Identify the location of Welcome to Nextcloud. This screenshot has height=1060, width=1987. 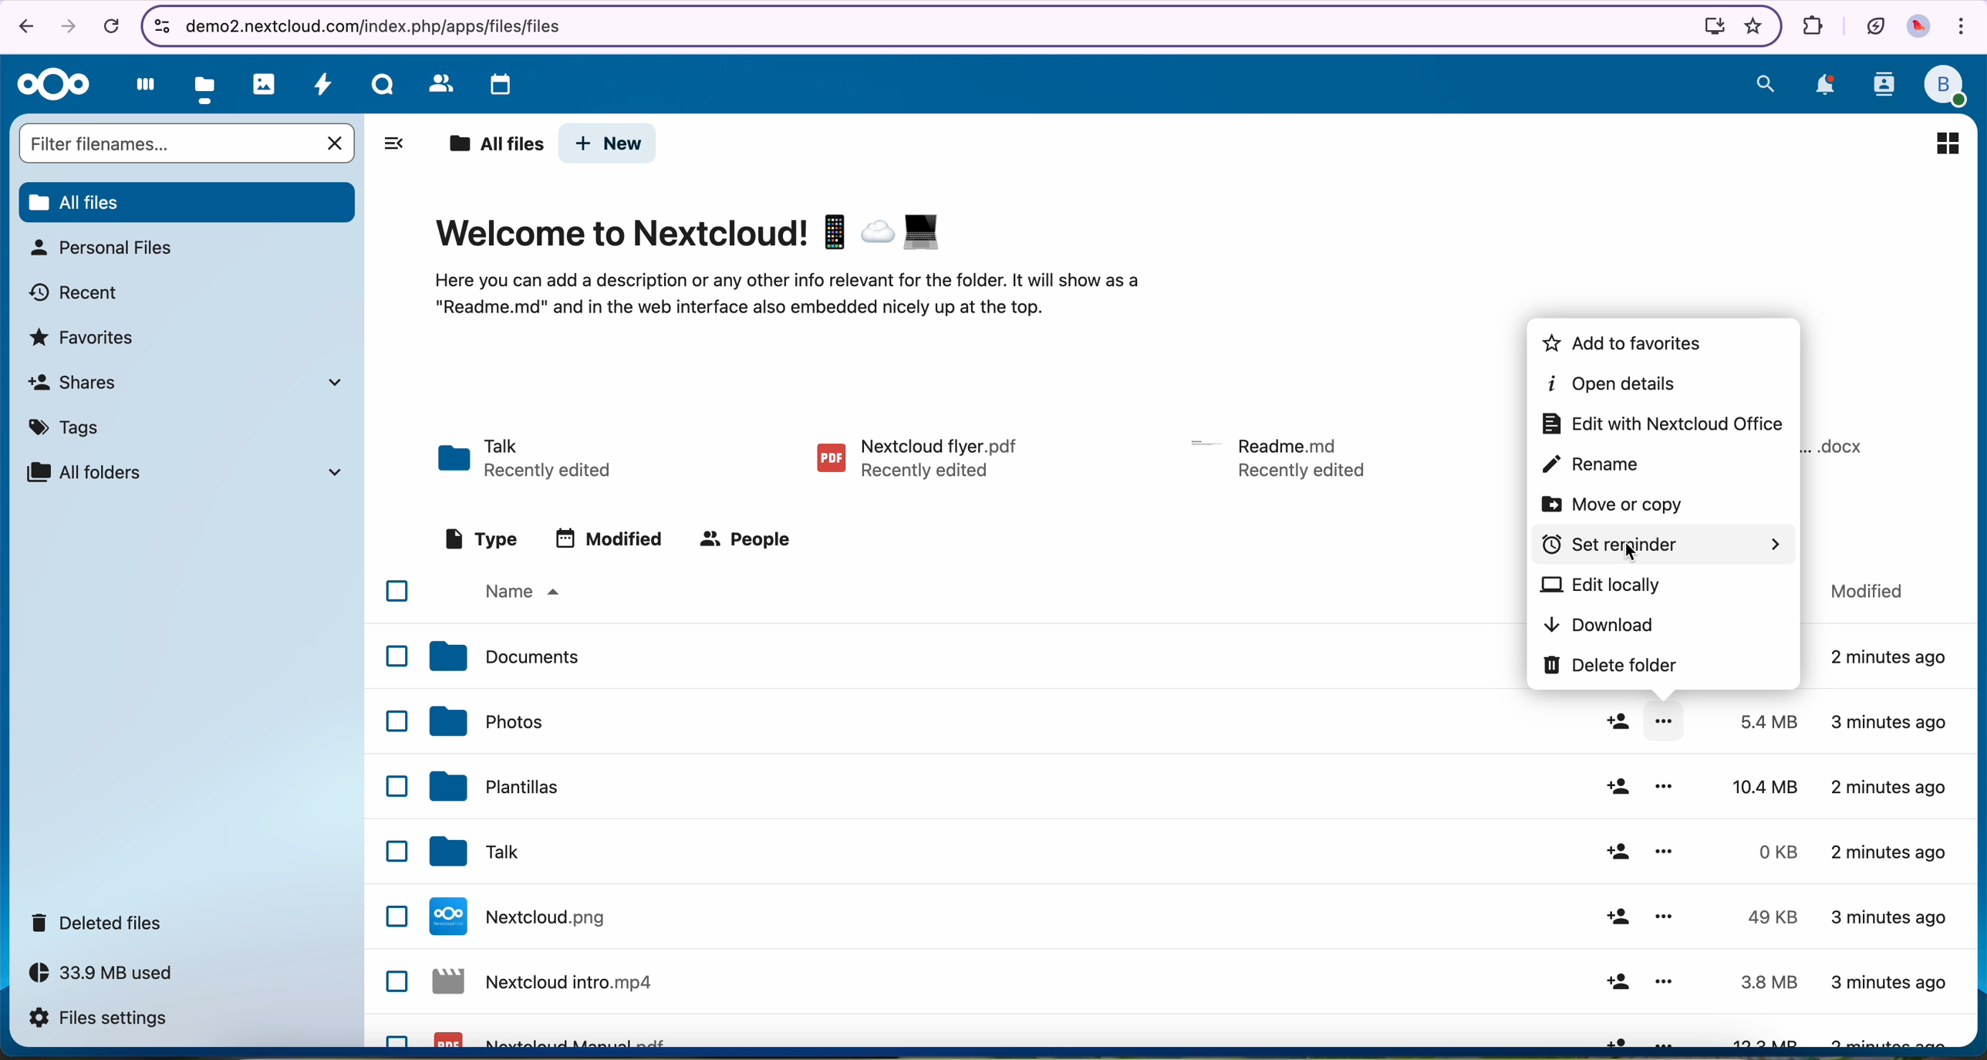
(692, 232).